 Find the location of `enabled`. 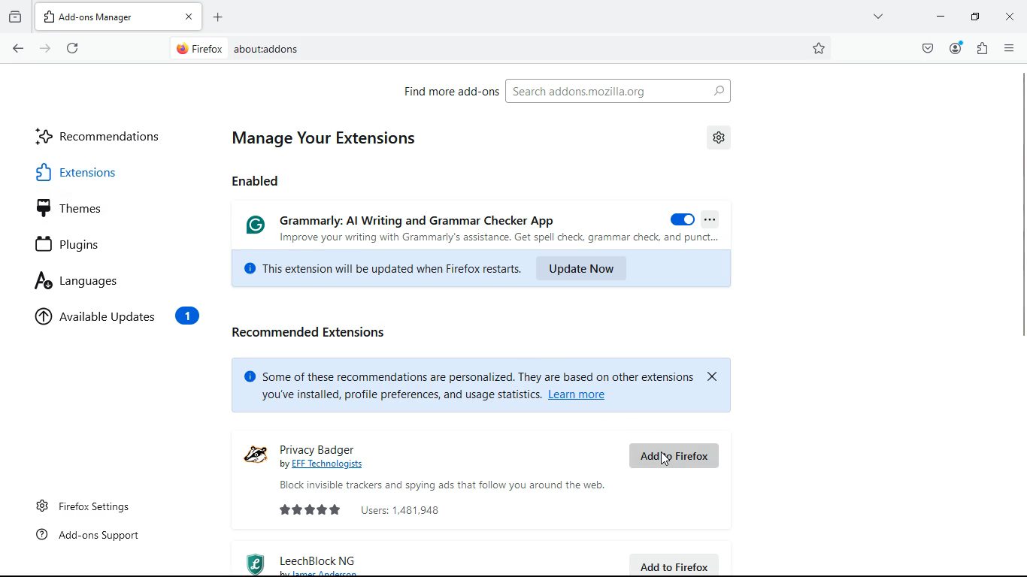

enabled is located at coordinates (259, 180).